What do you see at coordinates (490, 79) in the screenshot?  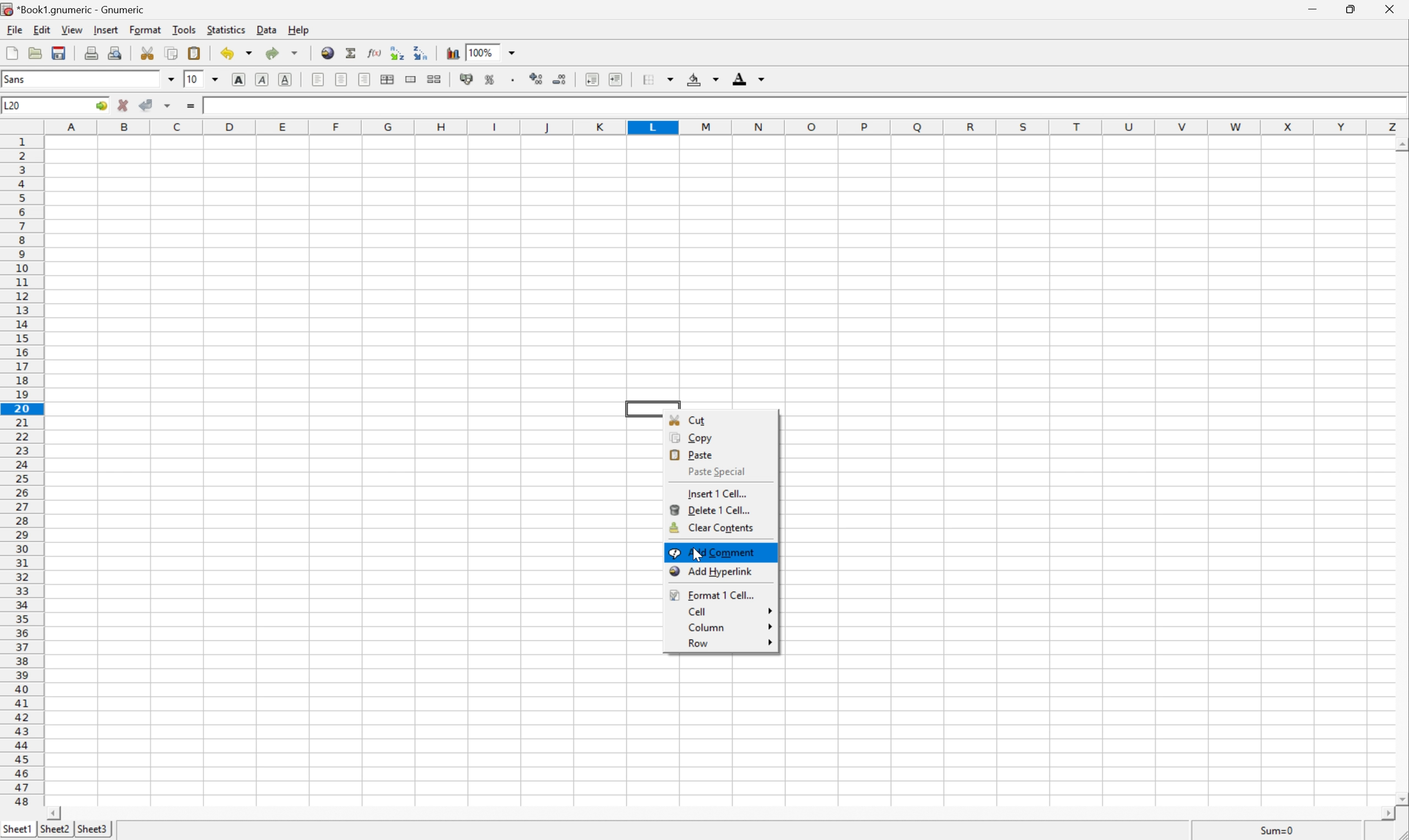 I see `Format the selection as percentage` at bounding box center [490, 79].